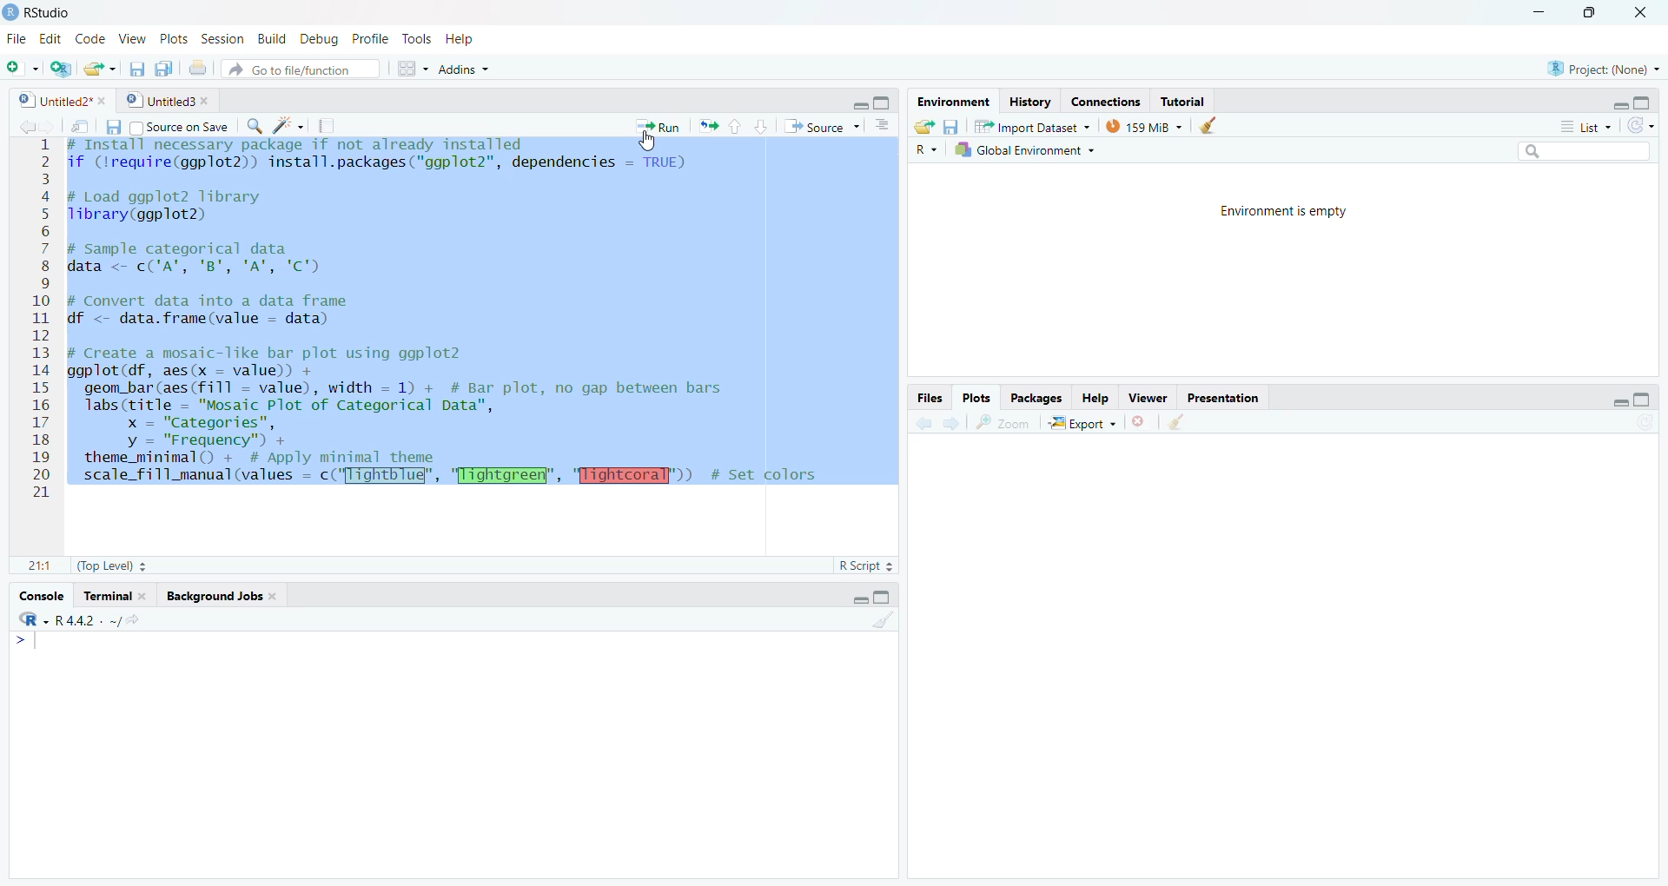 The image size is (1668, 886). What do you see at coordinates (288, 127) in the screenshot?
I see `Code Tools` at bounding box center [288, 127].